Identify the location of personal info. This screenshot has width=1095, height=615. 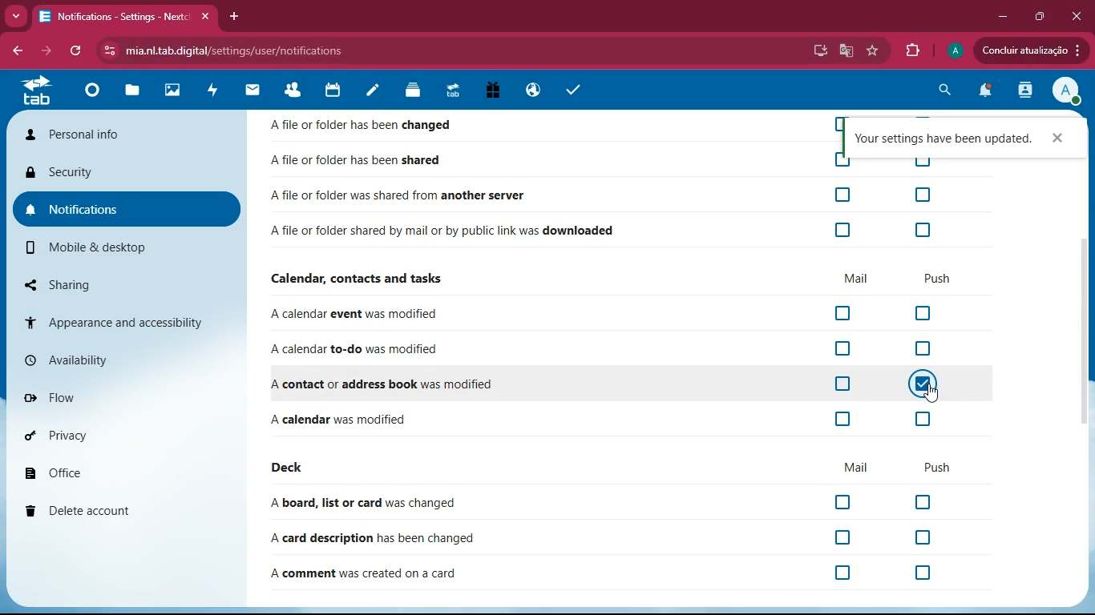
(101, 135).